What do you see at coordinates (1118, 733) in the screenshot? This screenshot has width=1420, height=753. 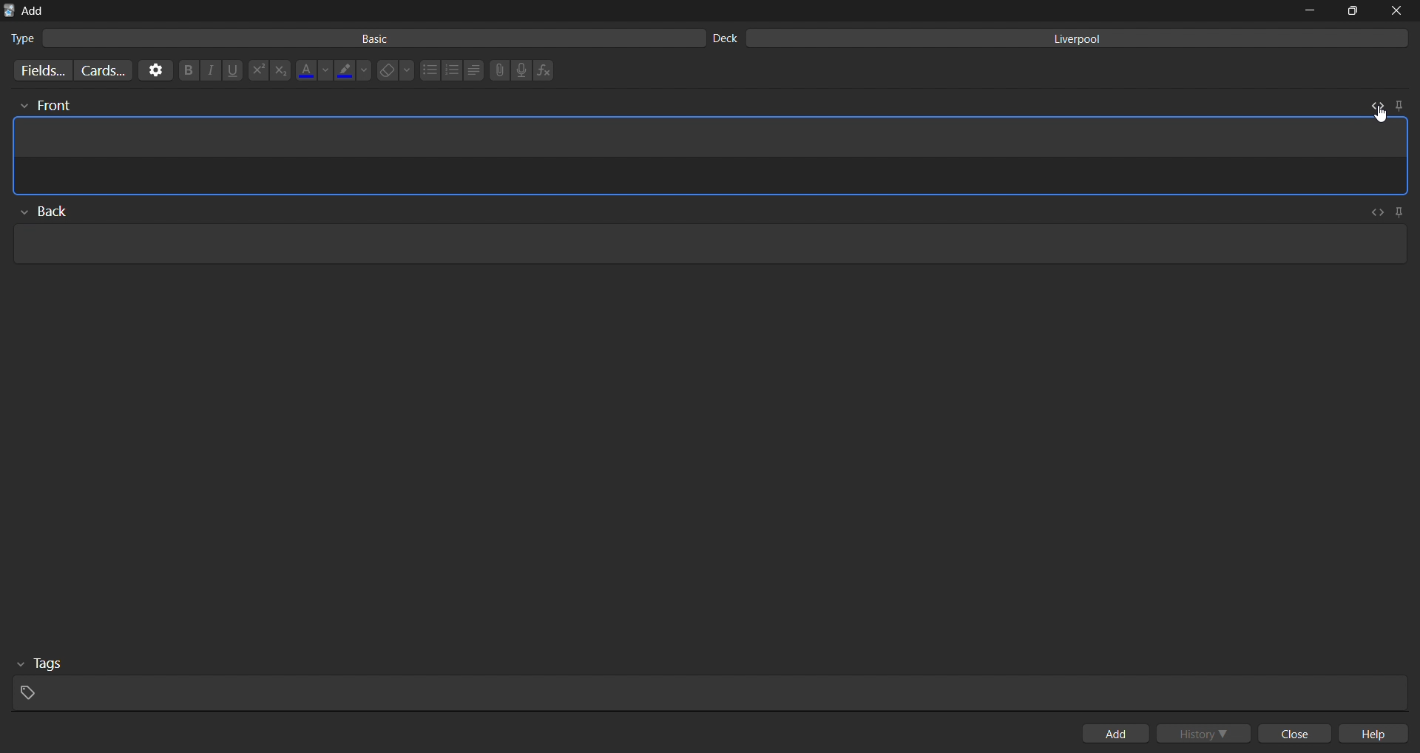 I see `add` at bounding box center [1118, 733].